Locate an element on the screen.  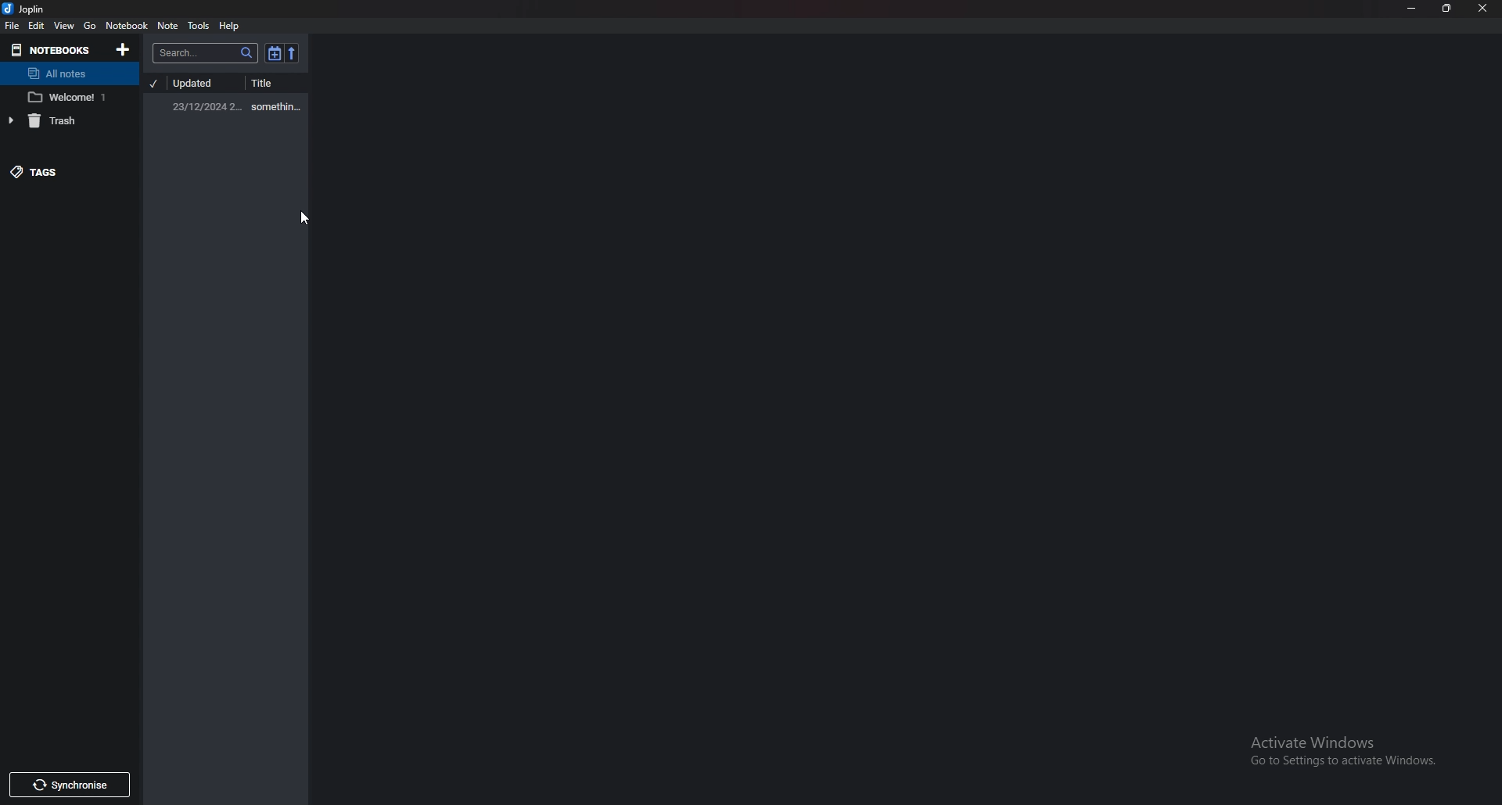
Check is located at coordinates (154, 84).